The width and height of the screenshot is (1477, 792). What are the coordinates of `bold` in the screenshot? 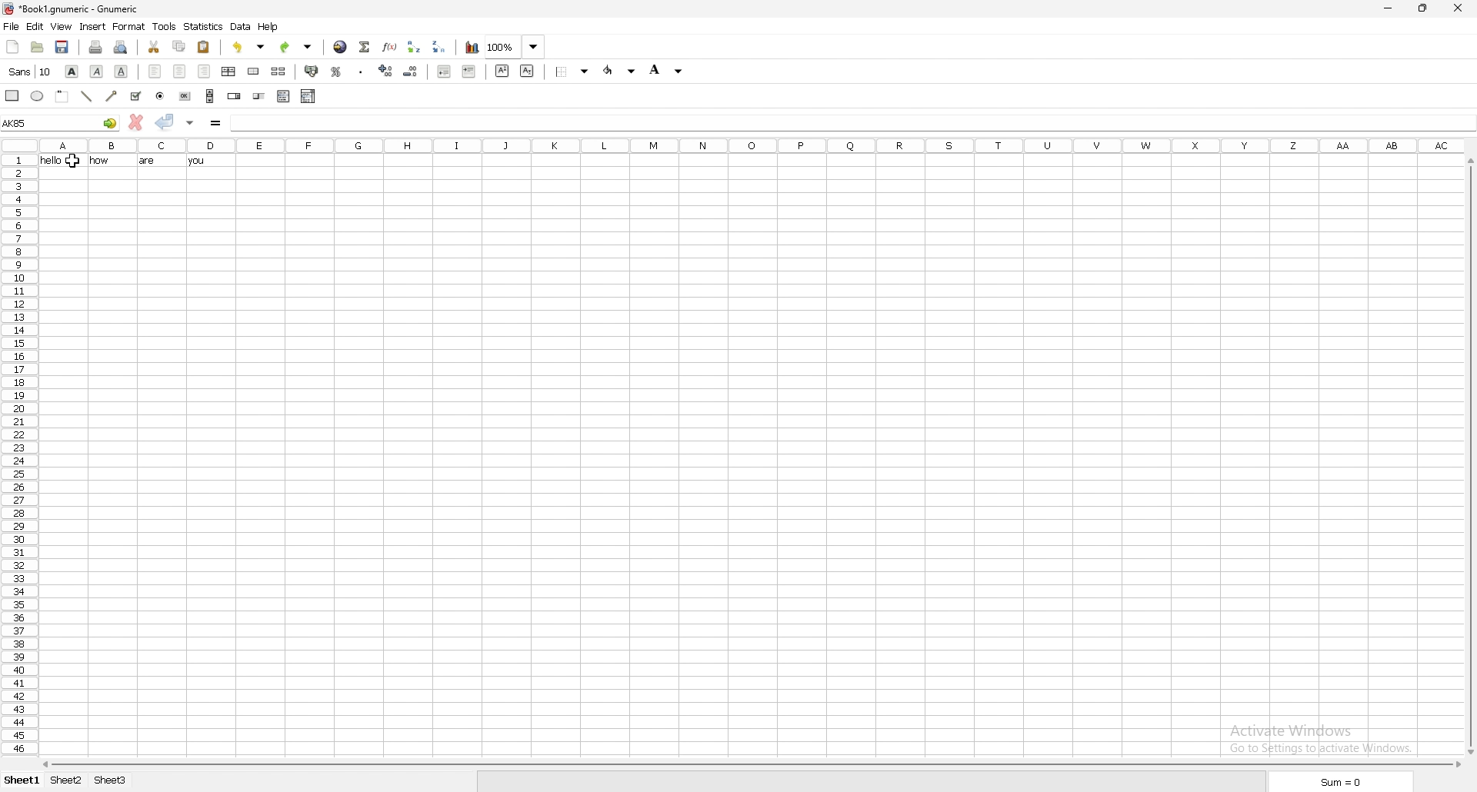 It's located at (72, 71).